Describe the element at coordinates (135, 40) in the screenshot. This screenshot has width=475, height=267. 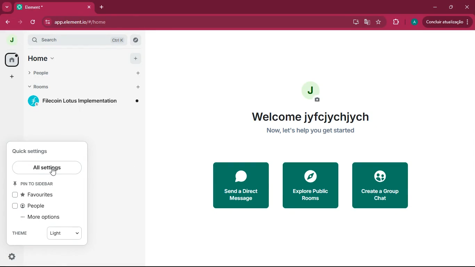
I see `explore` at that location.